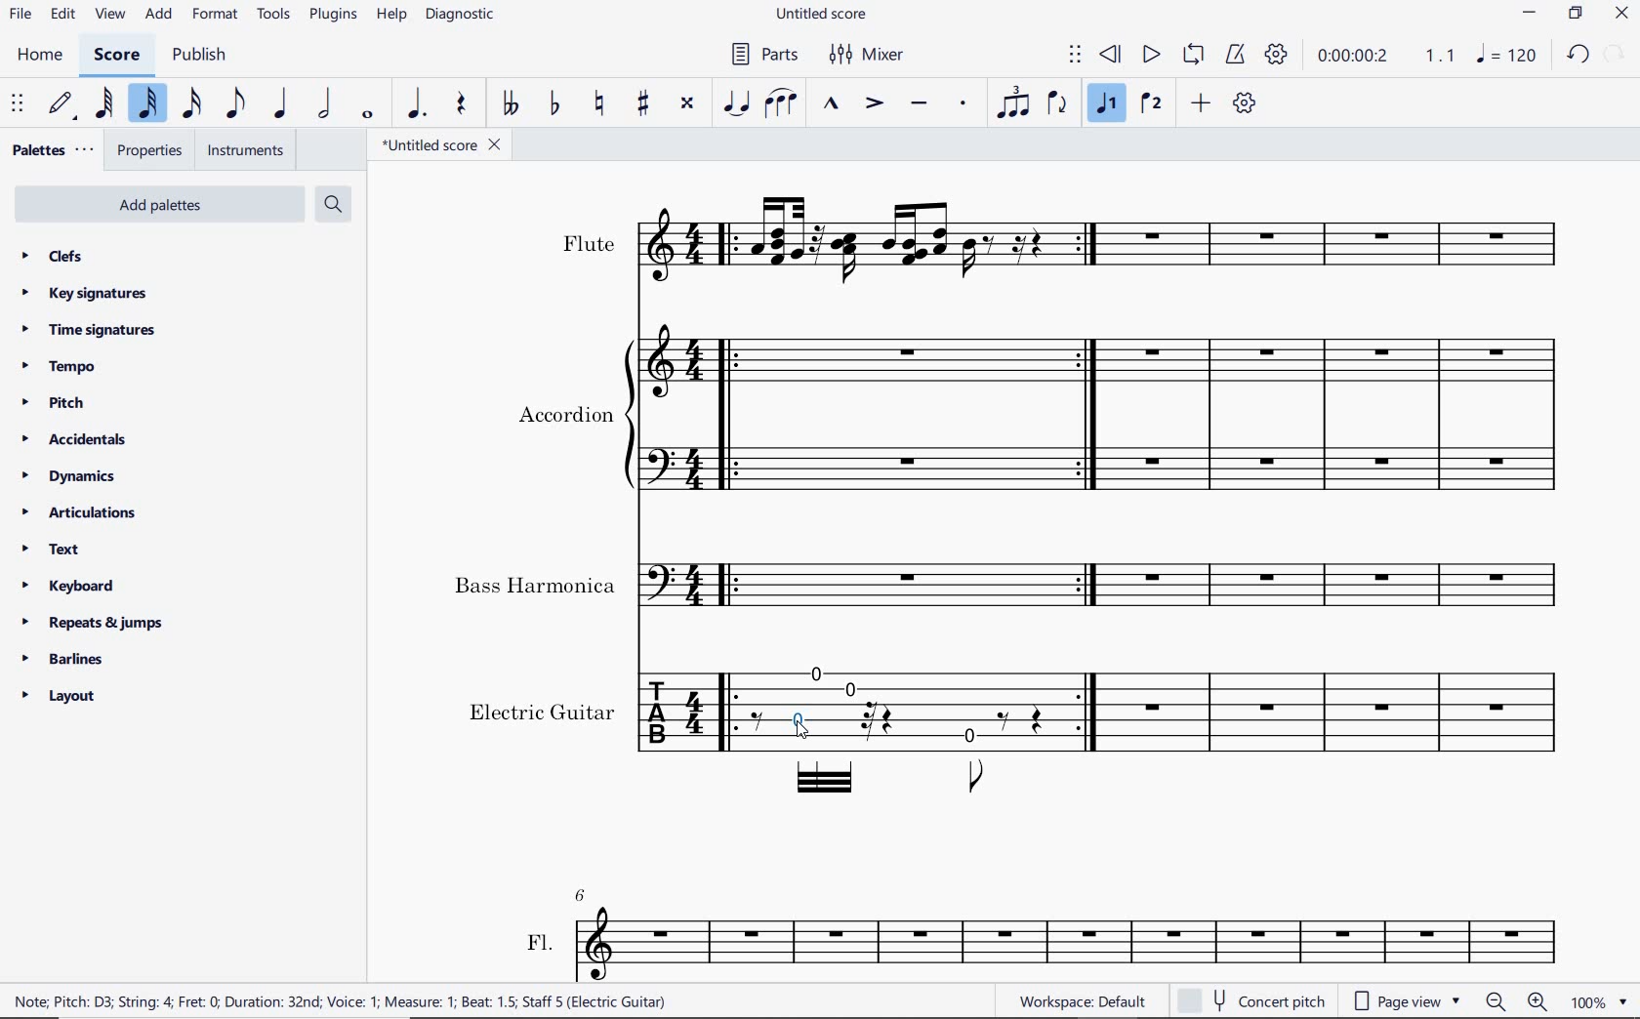 The image size is (1640, 1019). Describe the element at coordinates (216, 18) in the screenshot. I see `format` at that location.